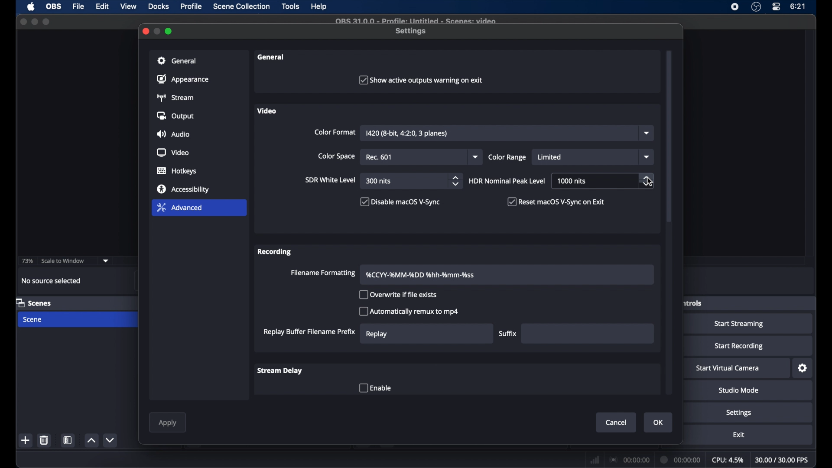 This screenshot has height=468, width=832. What do you see at coordinates (173, 134) in the screenshot?
I see `audio` at bounding box center [173, 134].